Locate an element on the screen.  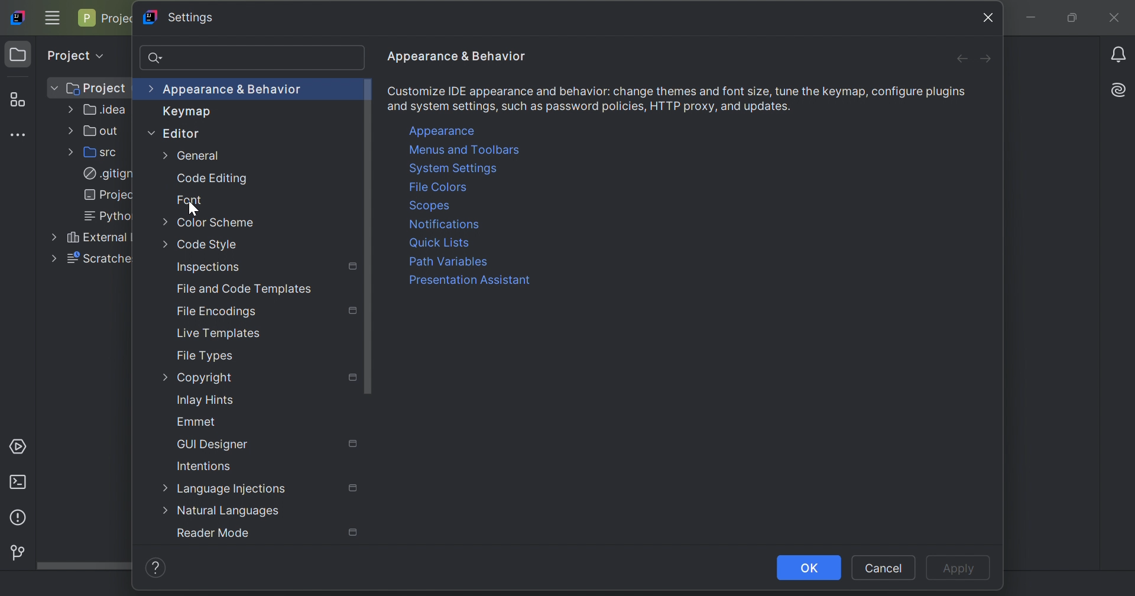
Font is located at coordinates (190, 199).